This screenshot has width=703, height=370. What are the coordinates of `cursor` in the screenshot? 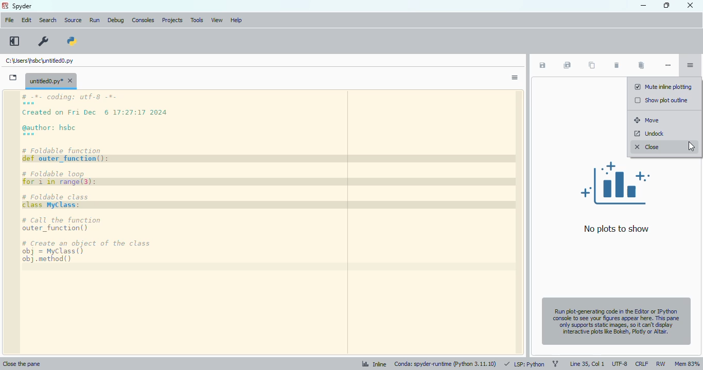 It's located at (692, 146).